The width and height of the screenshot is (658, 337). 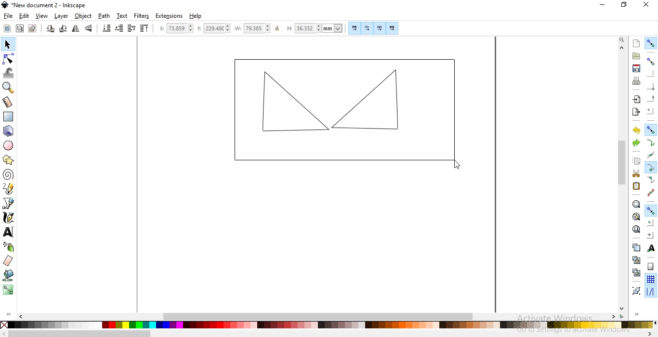 I want to click on measurement tool , so click(x=8, y=102).